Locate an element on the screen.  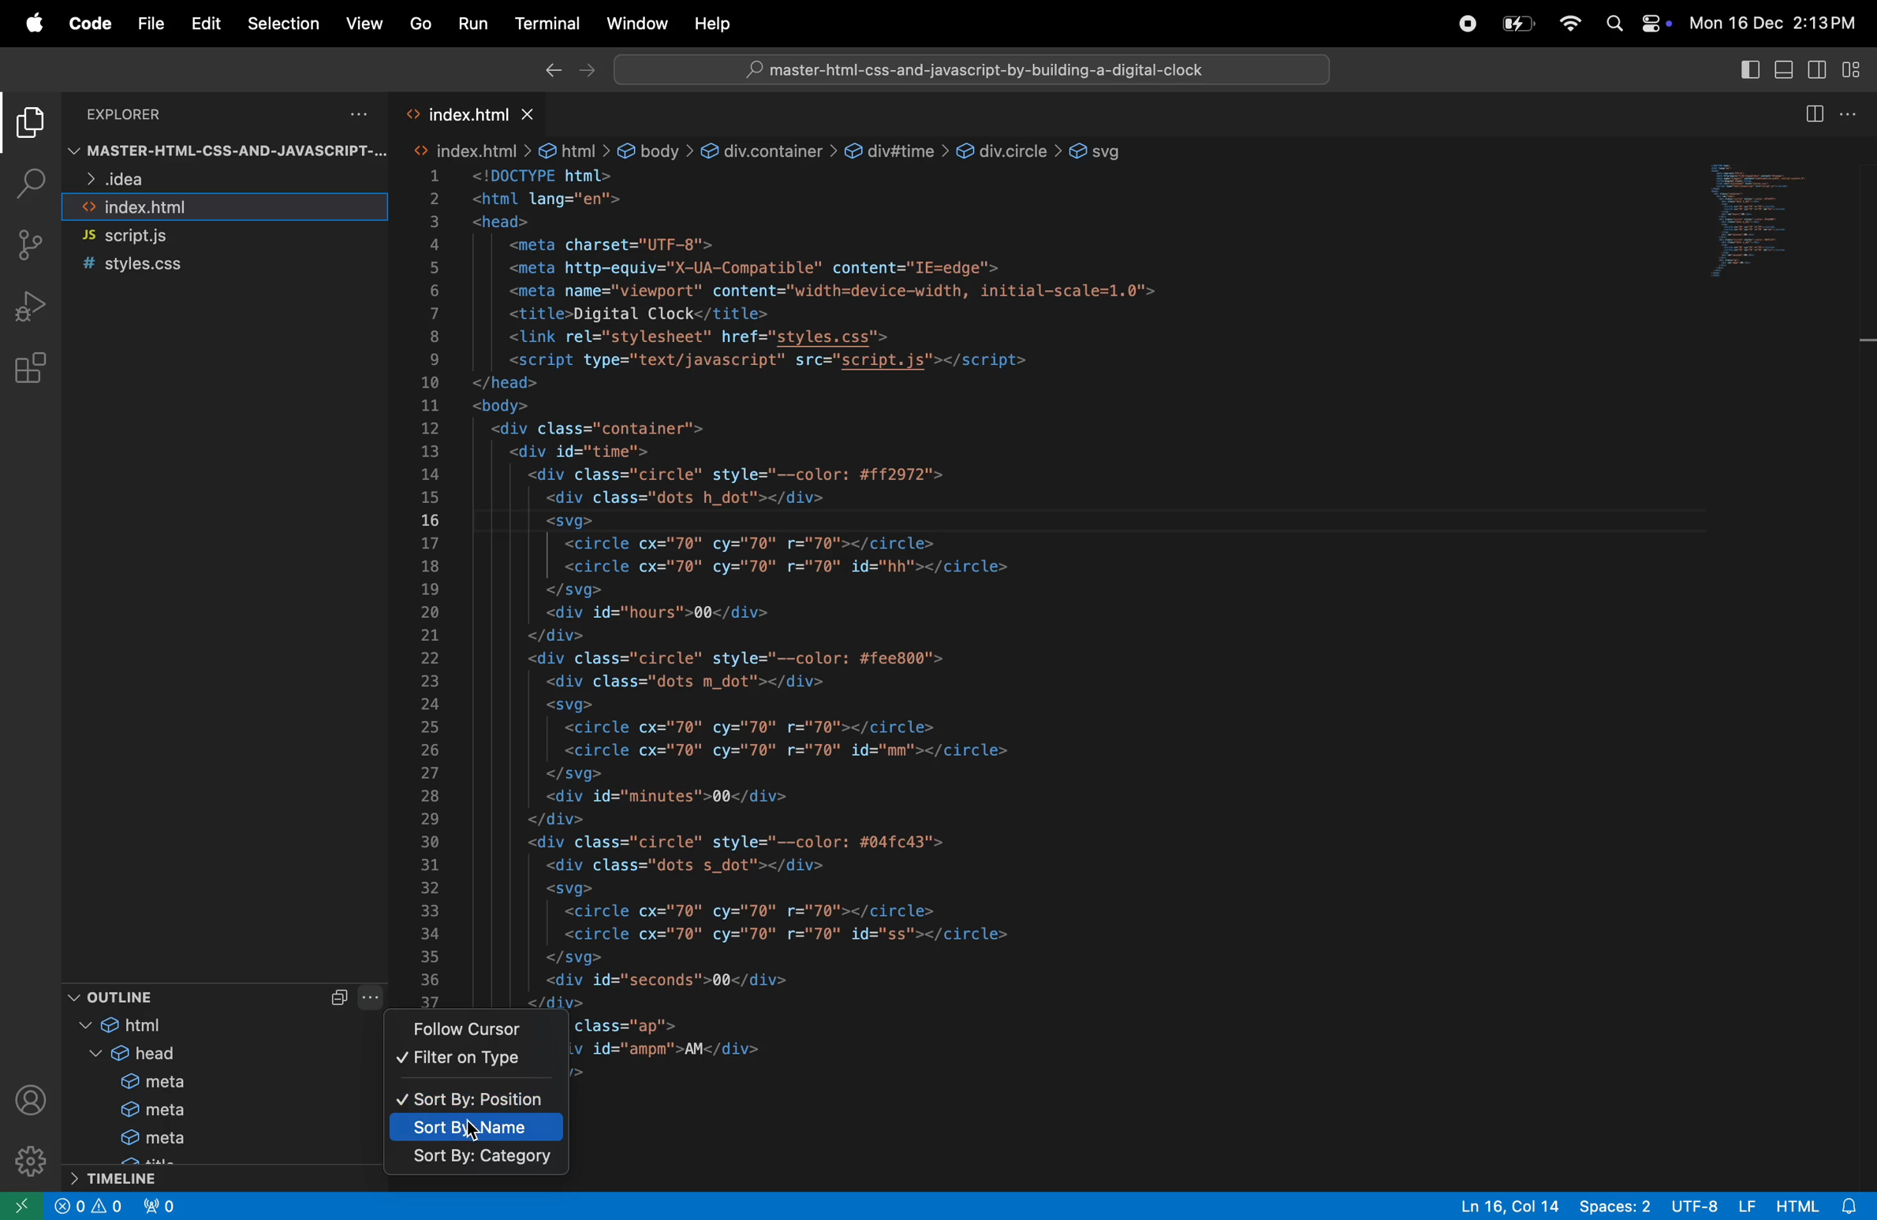
Collapse  is located at coordinates (339, 995).